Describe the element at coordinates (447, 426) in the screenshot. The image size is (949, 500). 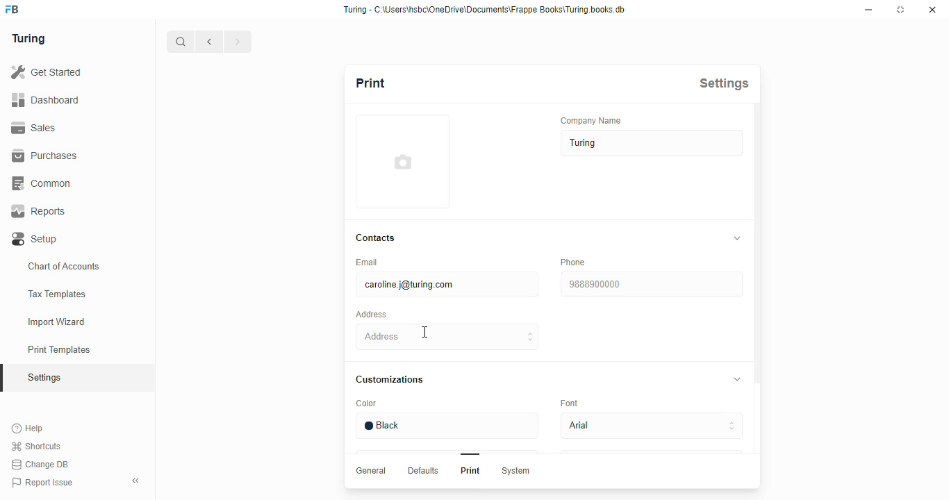
I see `black` at that location.